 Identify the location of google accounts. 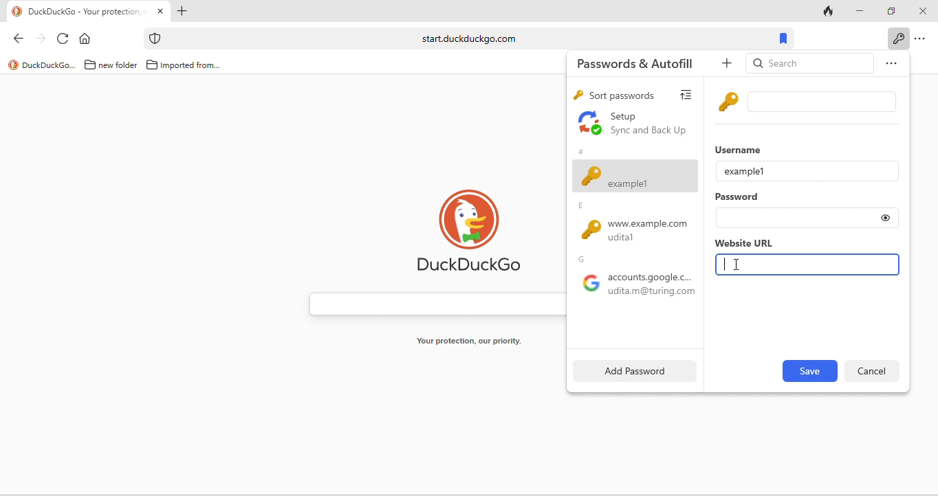
(635, 287).